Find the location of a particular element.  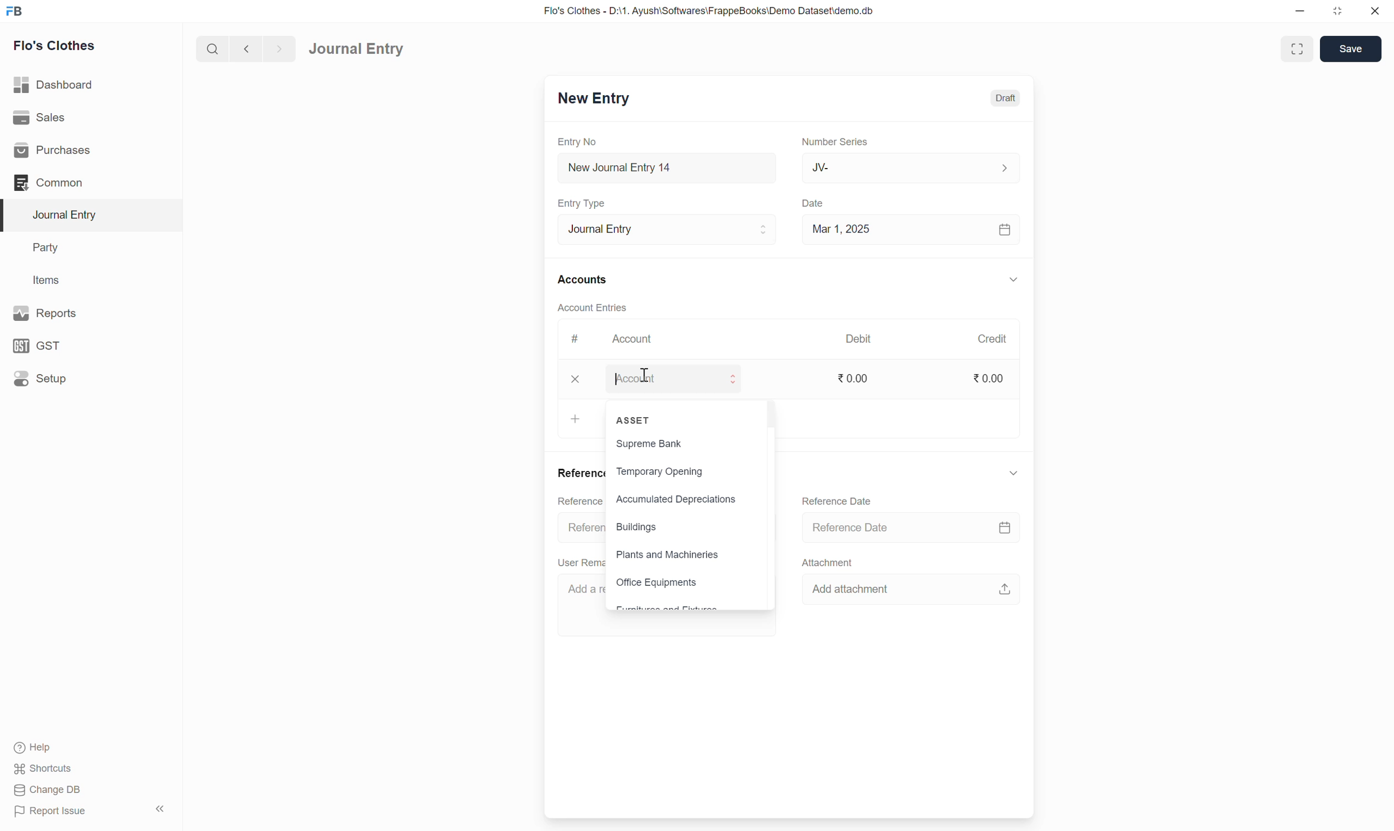

Journal Entry is located at coordinates (356, 49).